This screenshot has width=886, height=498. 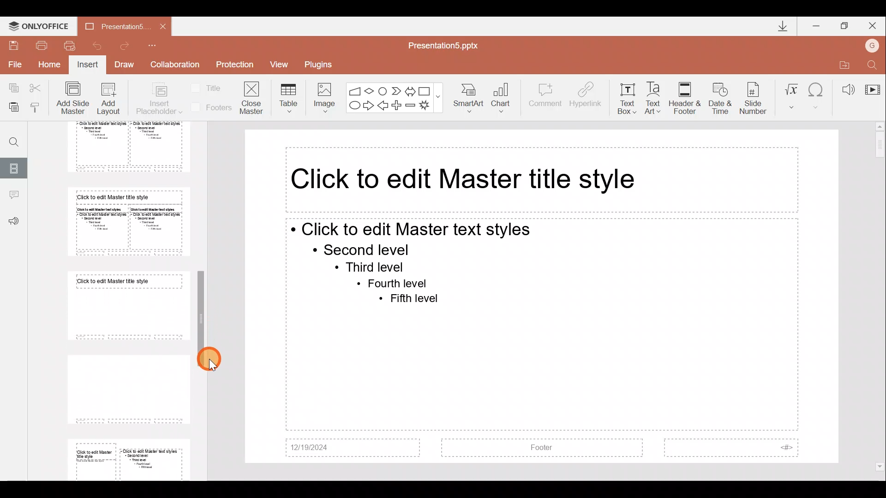 What do you see at coordinates (429, 106) in the screenshot?
I see `Explosion 1` at bounding box center [429, 106].